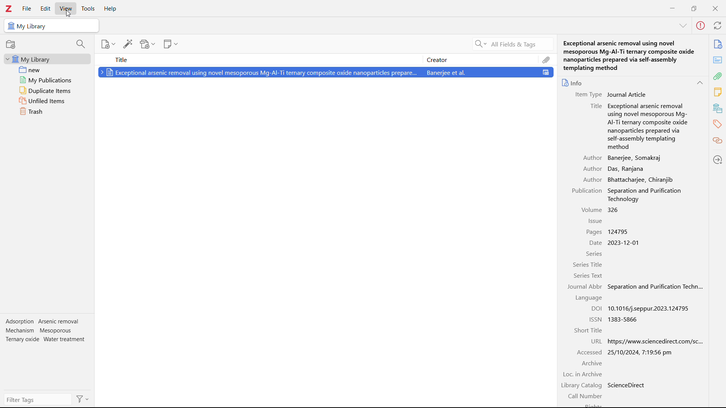  I want to click on https://www.sciencedirect.com/sc..., so click(655, 341).